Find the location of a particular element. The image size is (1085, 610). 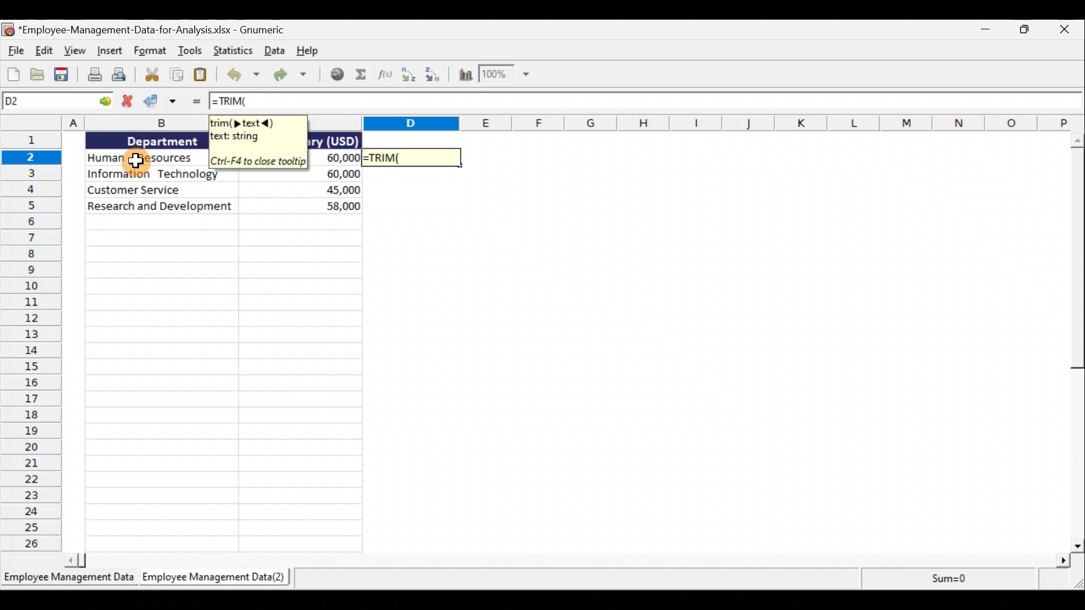

View is located at coordinates (74, 53).